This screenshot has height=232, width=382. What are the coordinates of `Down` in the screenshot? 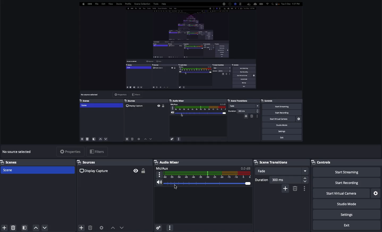 It's located at (45, 228).